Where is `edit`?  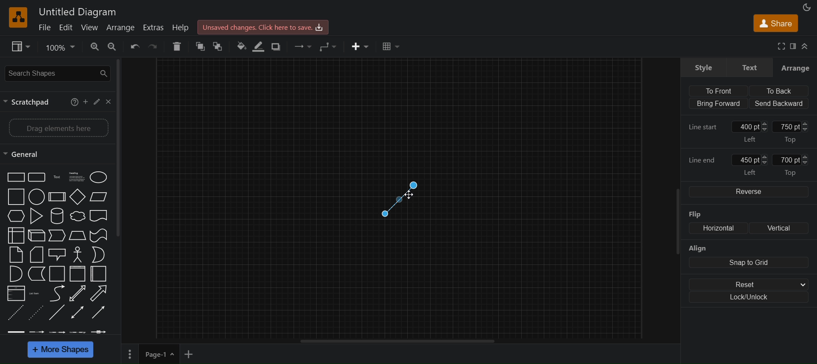
edit is located at coordinates (97, 102).